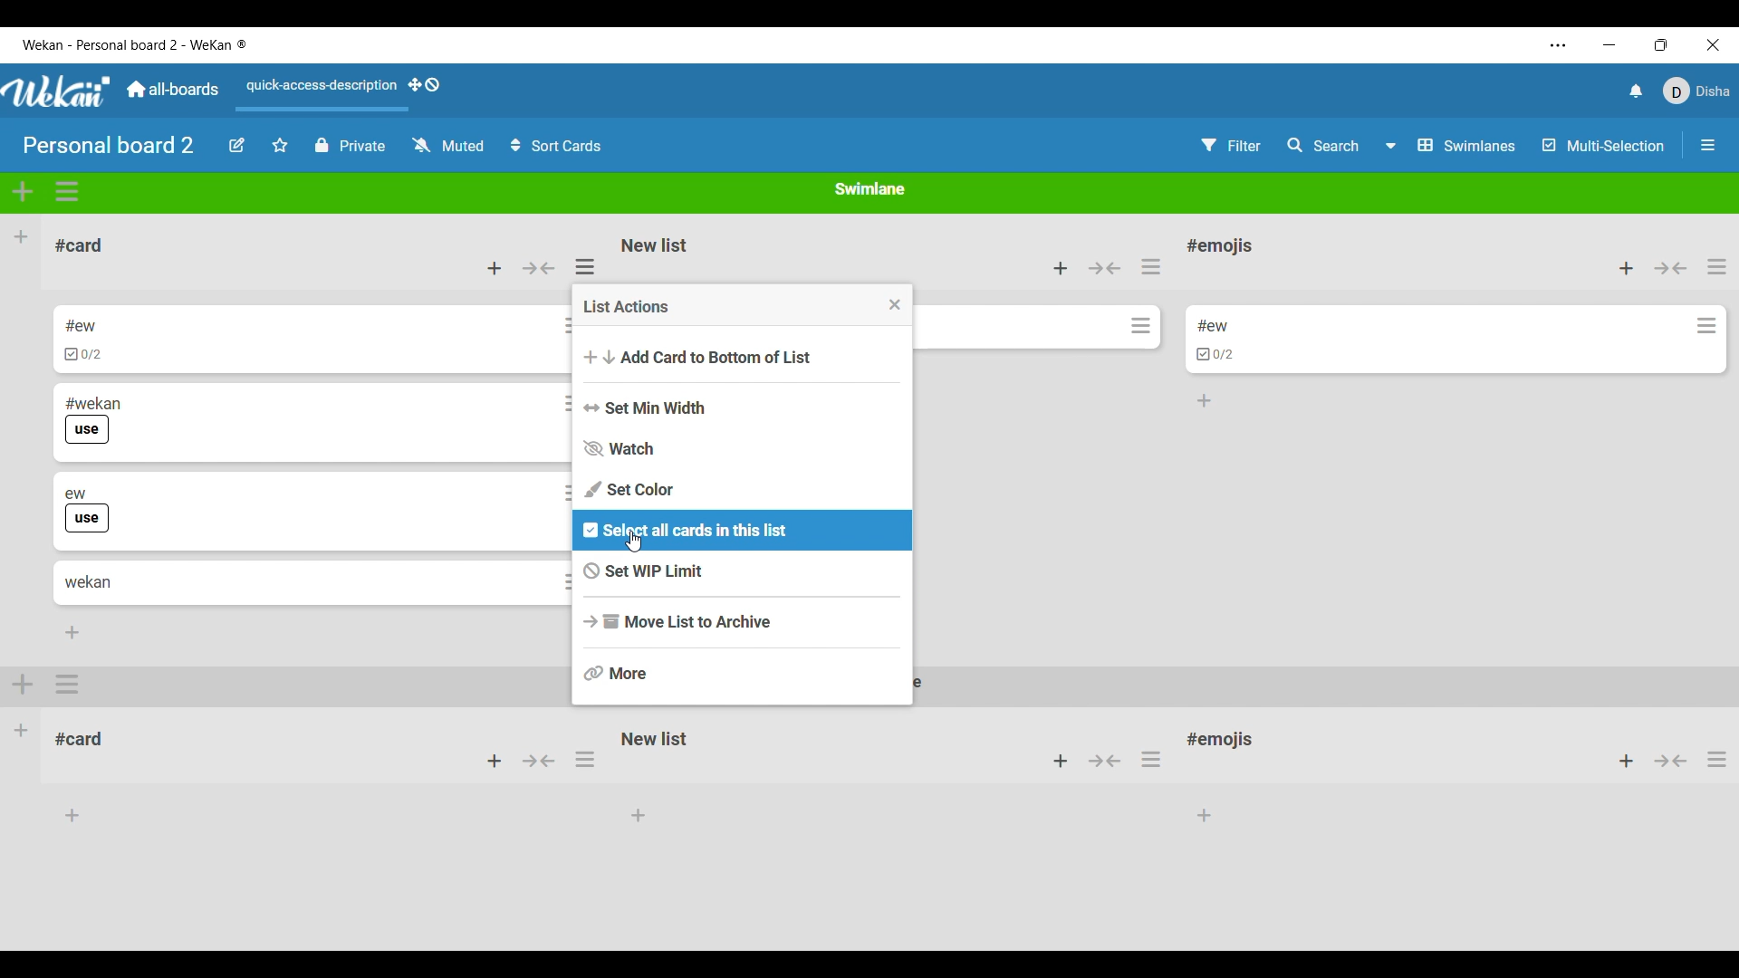 This screenshot has width=1739, height=978. I want to click on Card name and label, so click(92, 419).